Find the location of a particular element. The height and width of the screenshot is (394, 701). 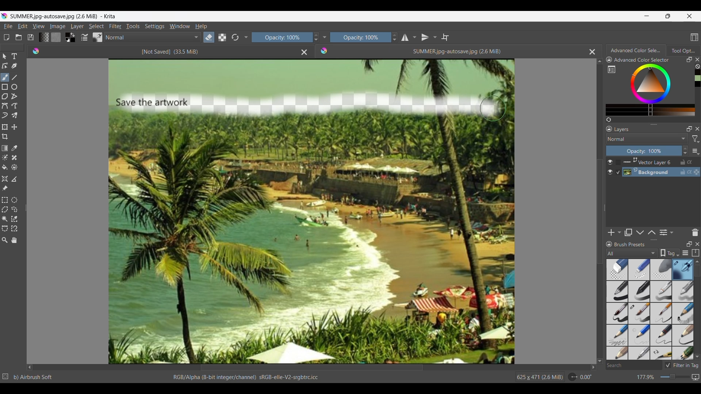

Change height of panels attached to this line is located at coordinates (653, 124).